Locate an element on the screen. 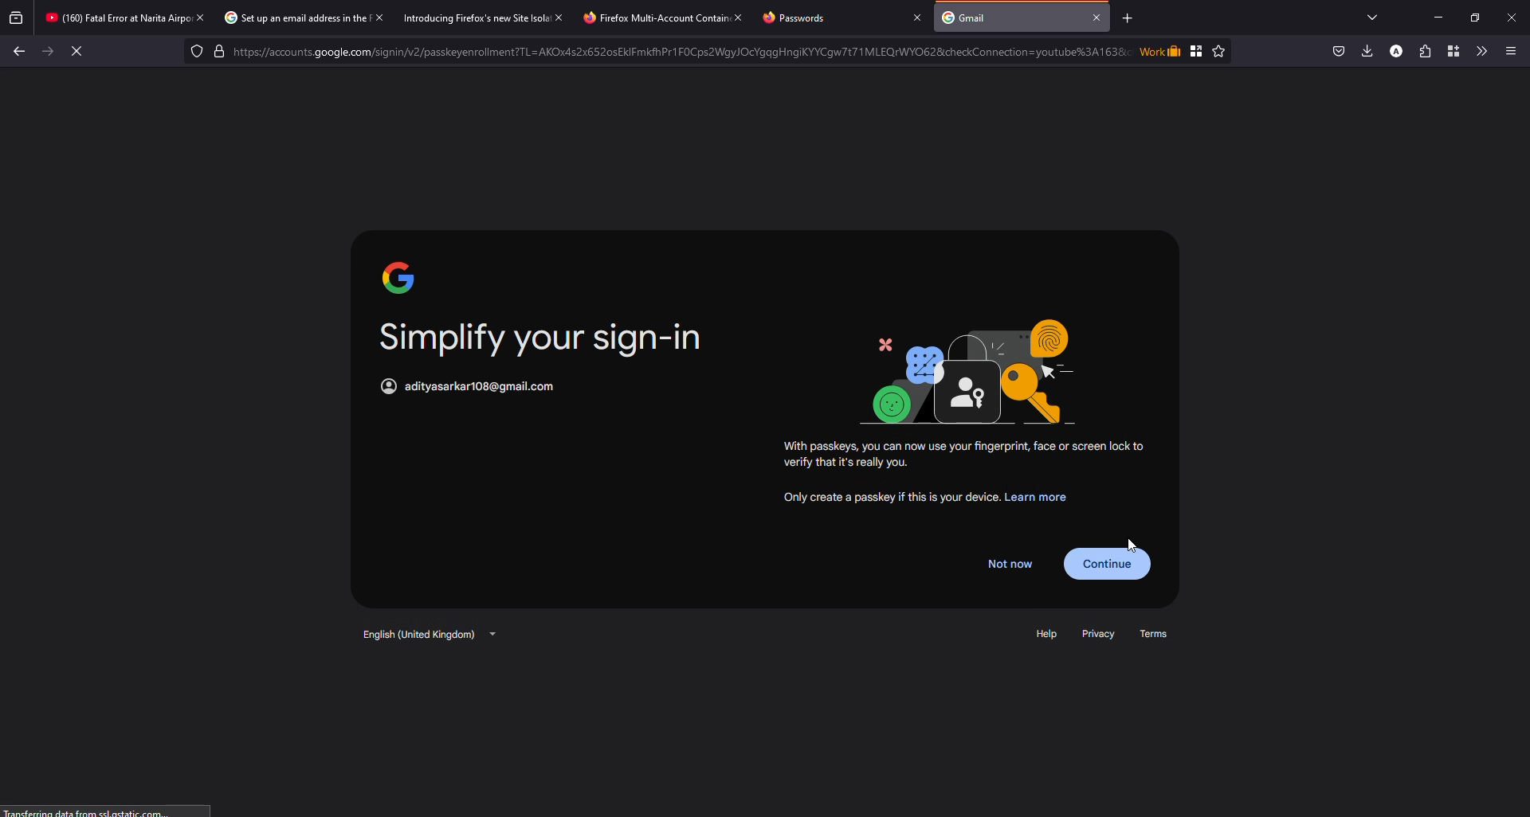 Image resolution: width=1530 pixels, height=817 pixels. more tools is located at coordinates (1480, 49).